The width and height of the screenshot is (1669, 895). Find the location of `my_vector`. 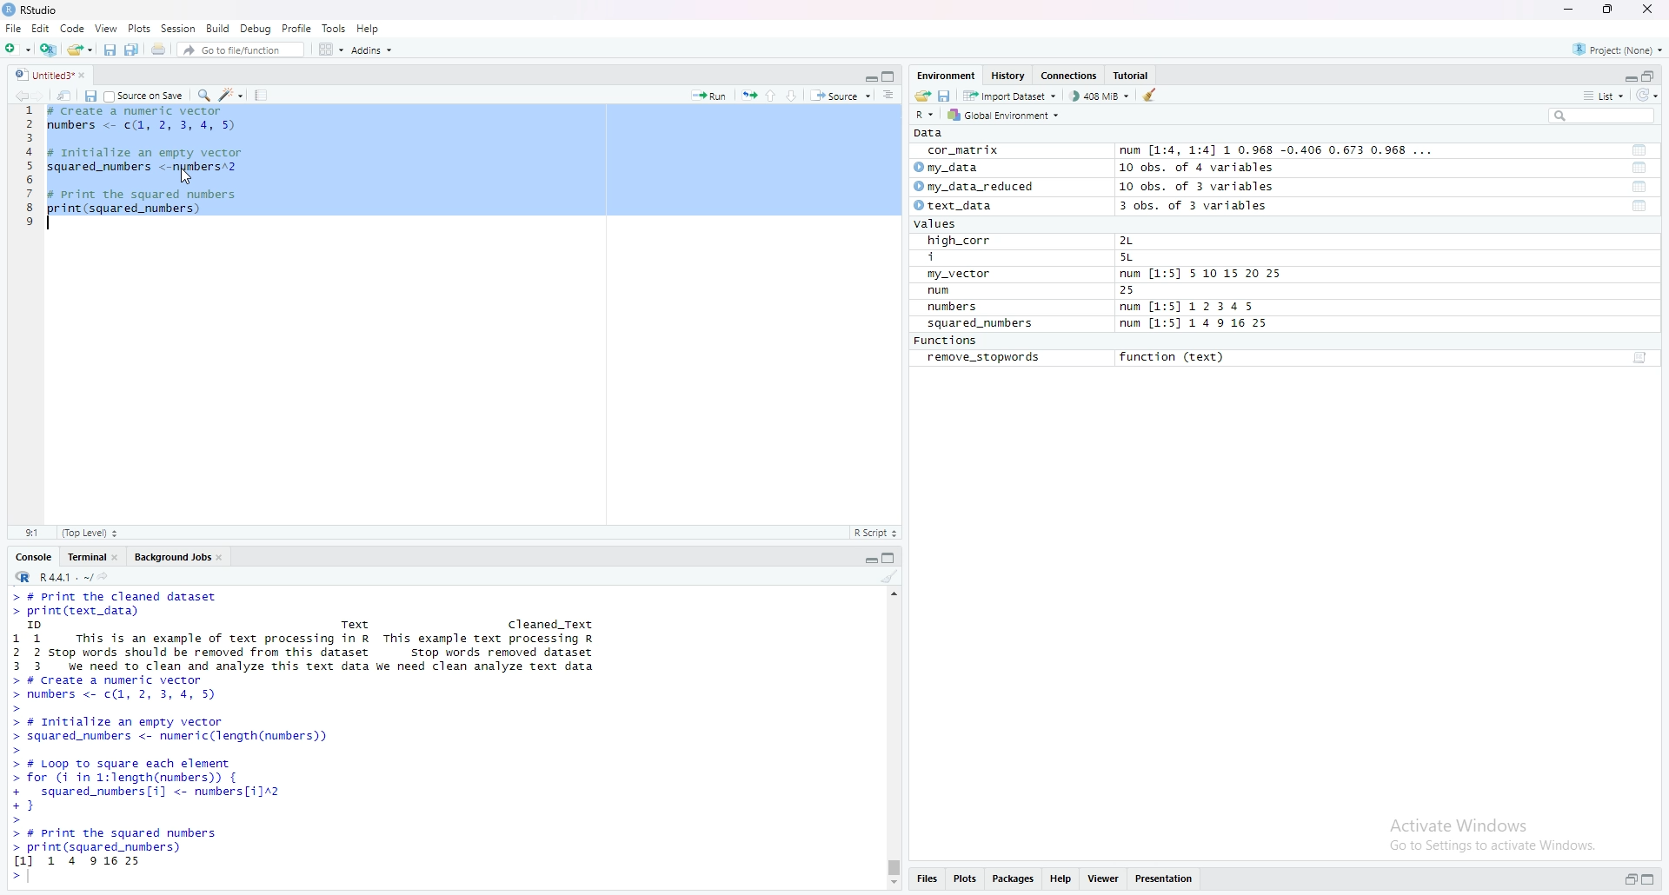

my_vector is located at coordinates (961, 275).